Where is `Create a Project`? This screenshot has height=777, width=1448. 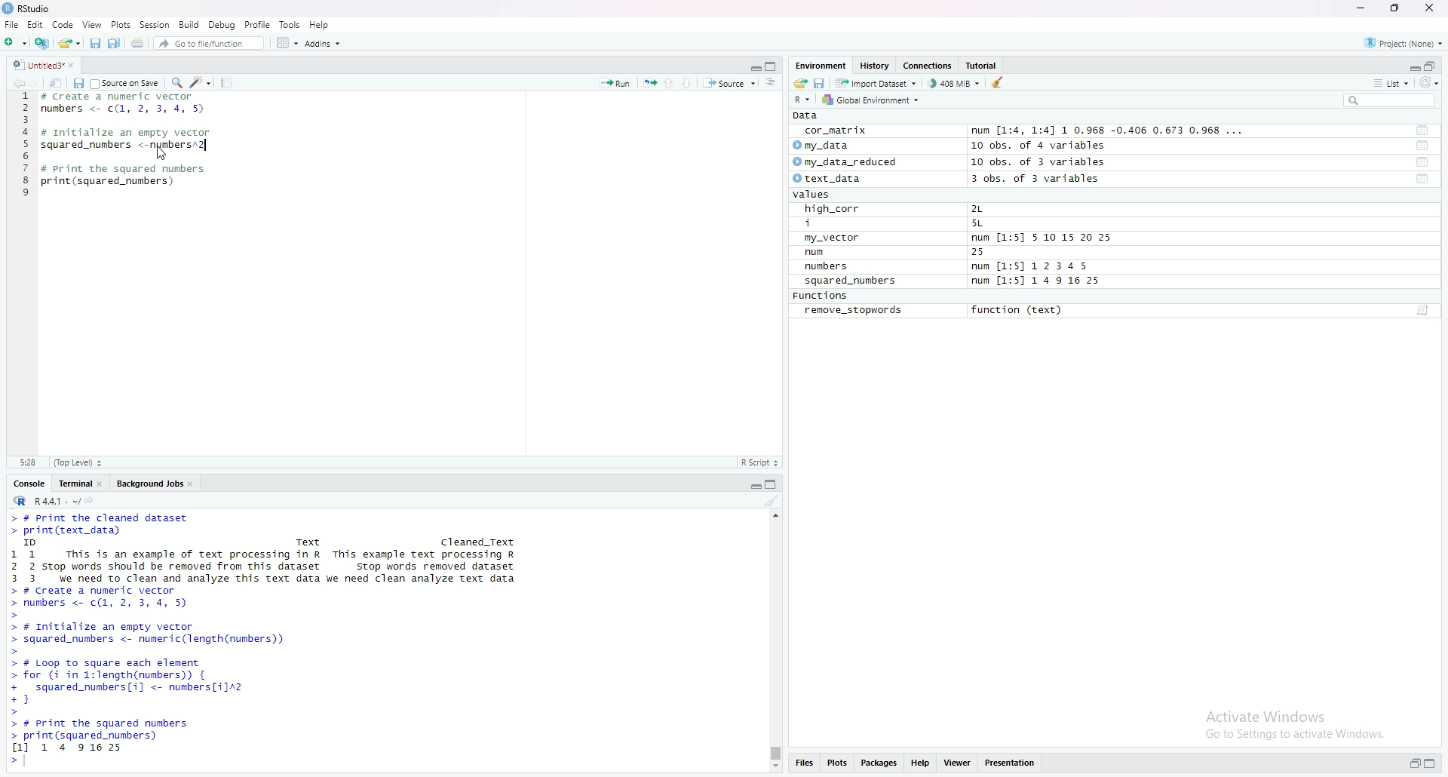
Create a Project is located at coordinates (41, 41).